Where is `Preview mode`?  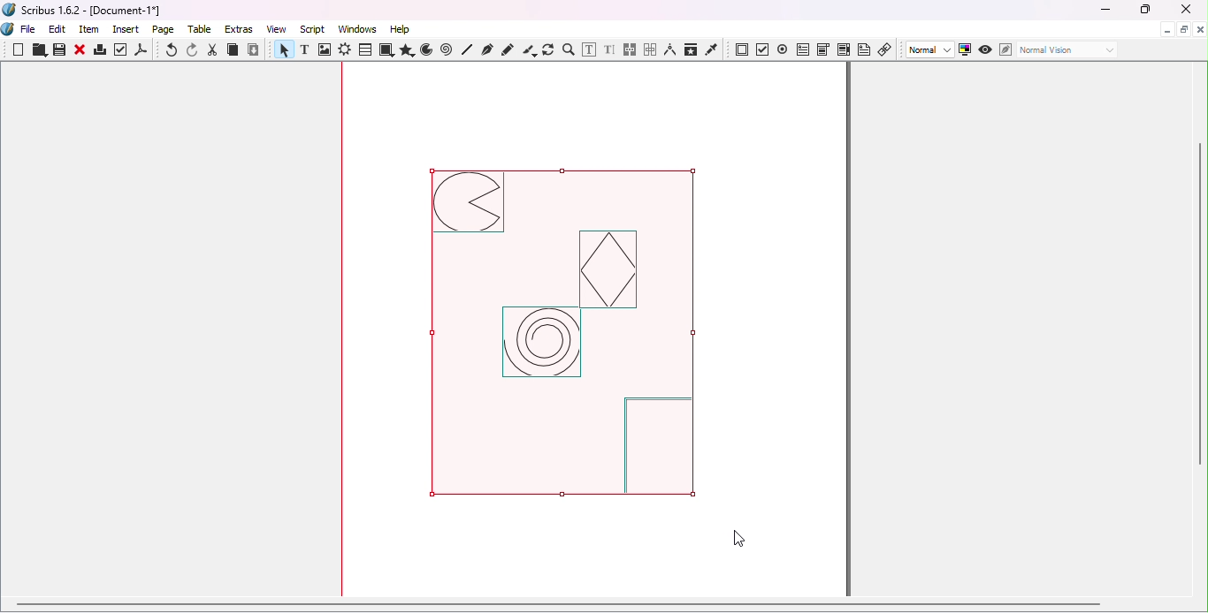 Preview mode is located at coordinates (986, 50).